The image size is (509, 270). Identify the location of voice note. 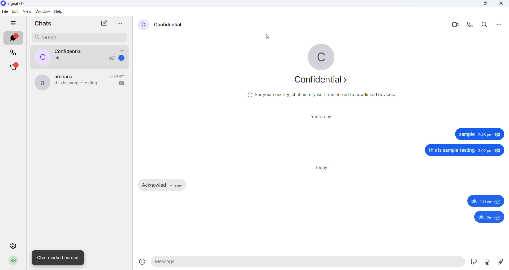
(487, 263).